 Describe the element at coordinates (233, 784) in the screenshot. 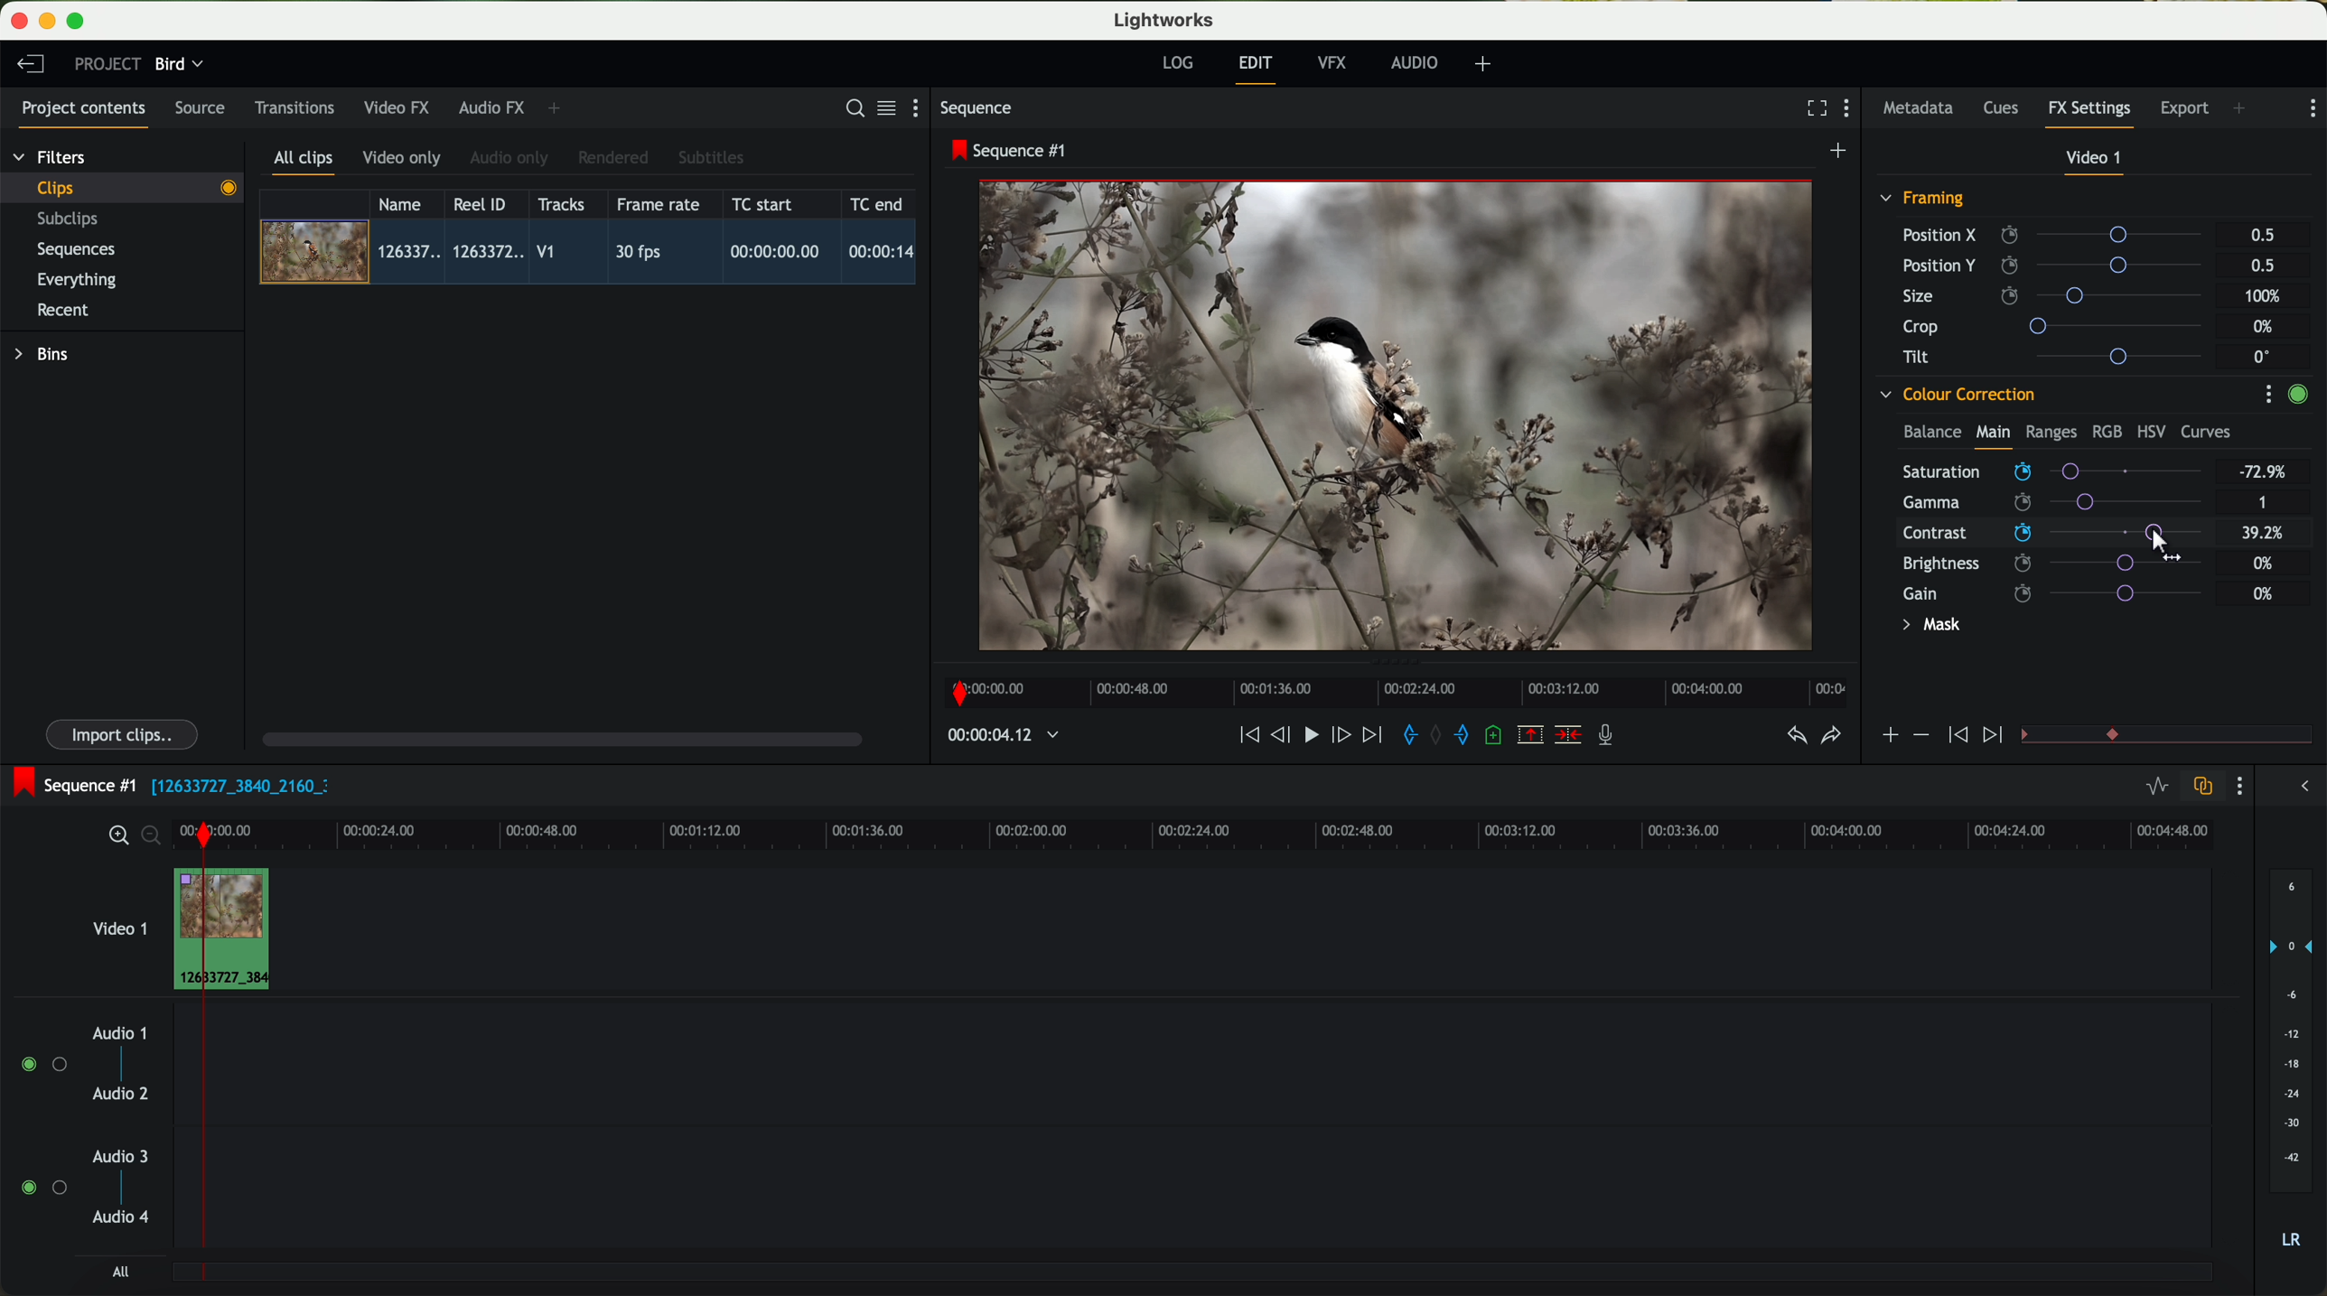

I see `black` at that location.